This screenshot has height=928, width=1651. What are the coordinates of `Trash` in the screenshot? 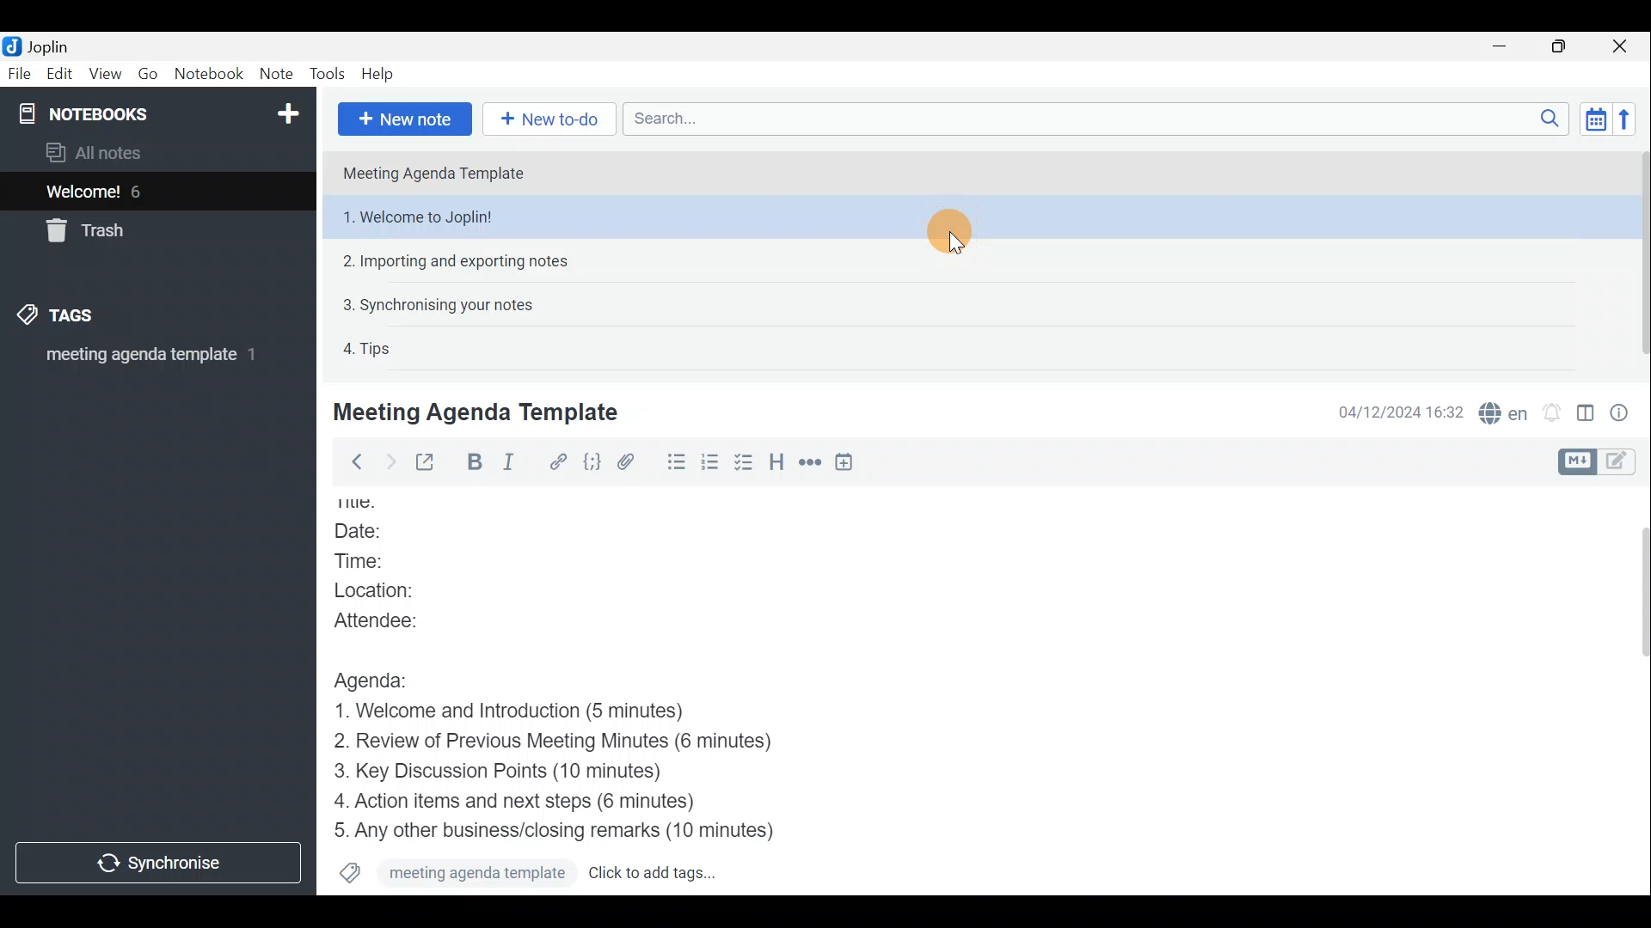 It's located at (82, 230).